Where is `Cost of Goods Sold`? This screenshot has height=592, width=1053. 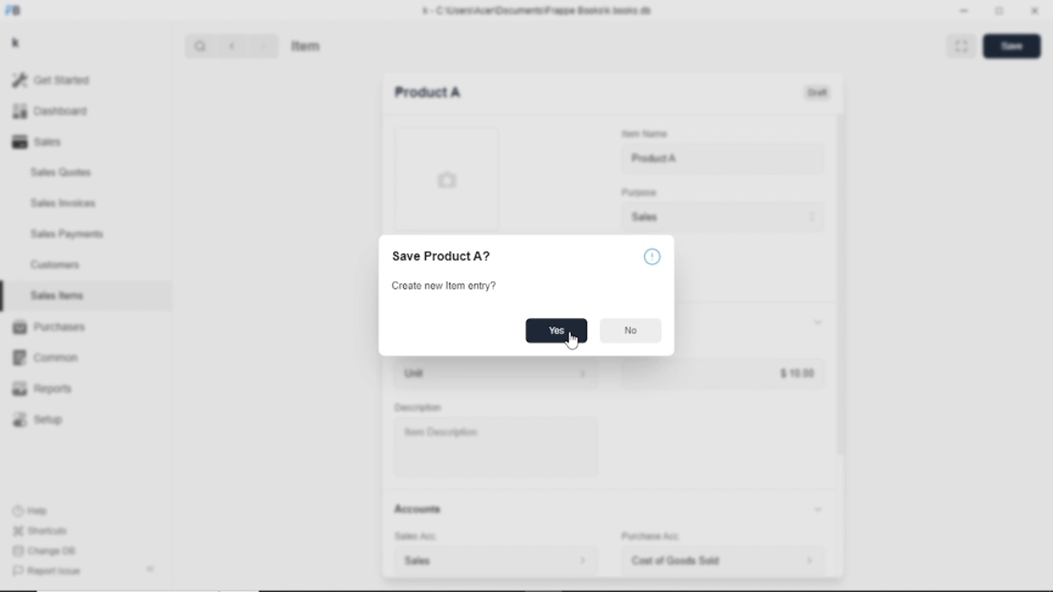 Cost of Goods Sold is located at coordinates (727, 561).